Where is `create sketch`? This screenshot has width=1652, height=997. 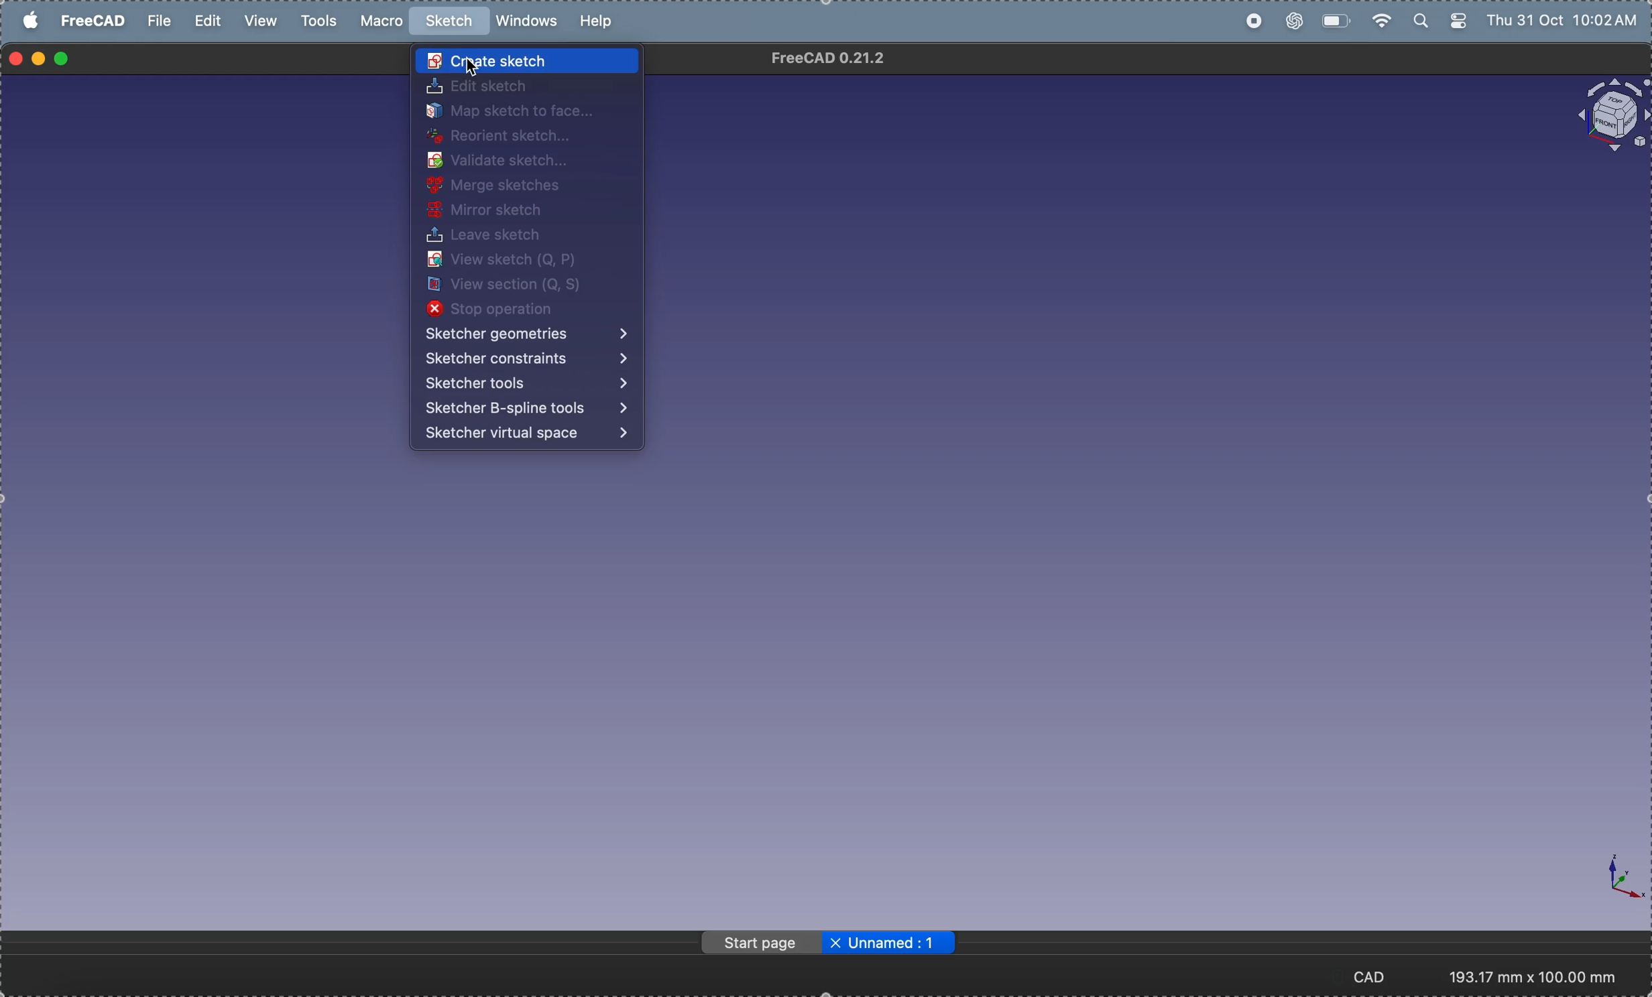 create sketch is located at coordinates (530, 60).